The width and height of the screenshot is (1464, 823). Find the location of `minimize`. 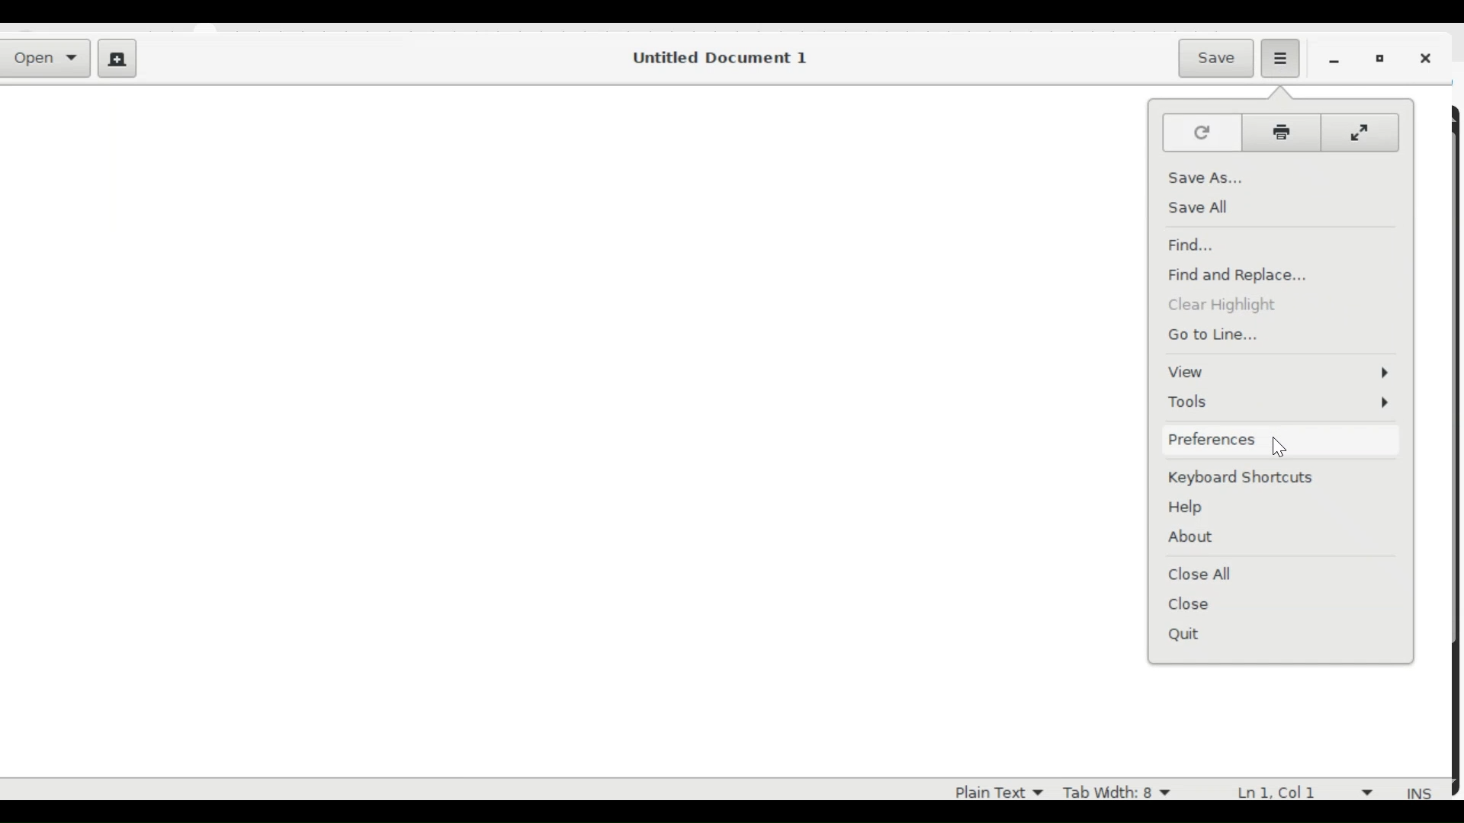

minimize is located at coordinates (1337, 60).